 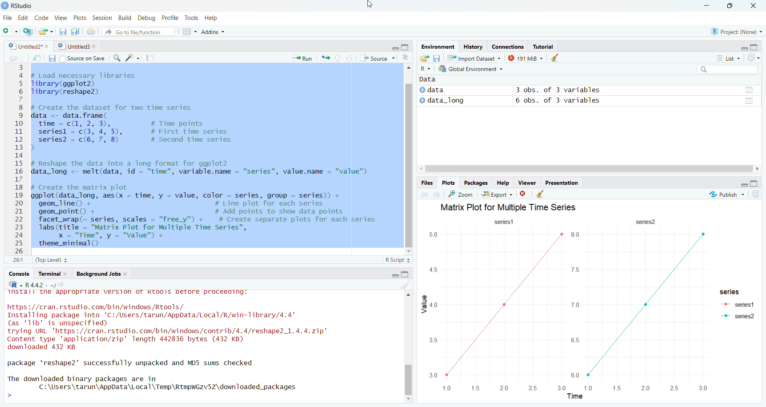 I want to click on minimize, so click(x=394, y=47).